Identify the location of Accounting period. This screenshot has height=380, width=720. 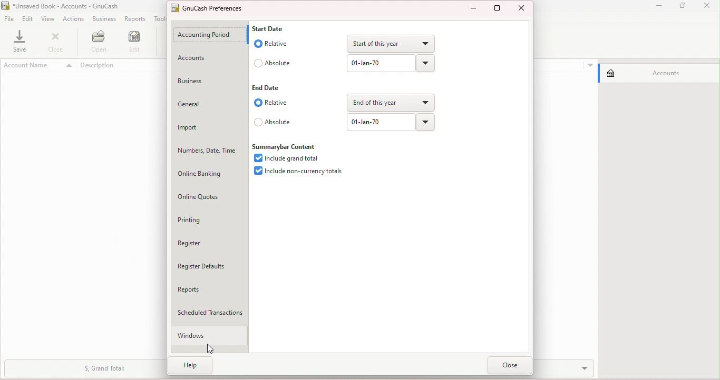
(206, 36).